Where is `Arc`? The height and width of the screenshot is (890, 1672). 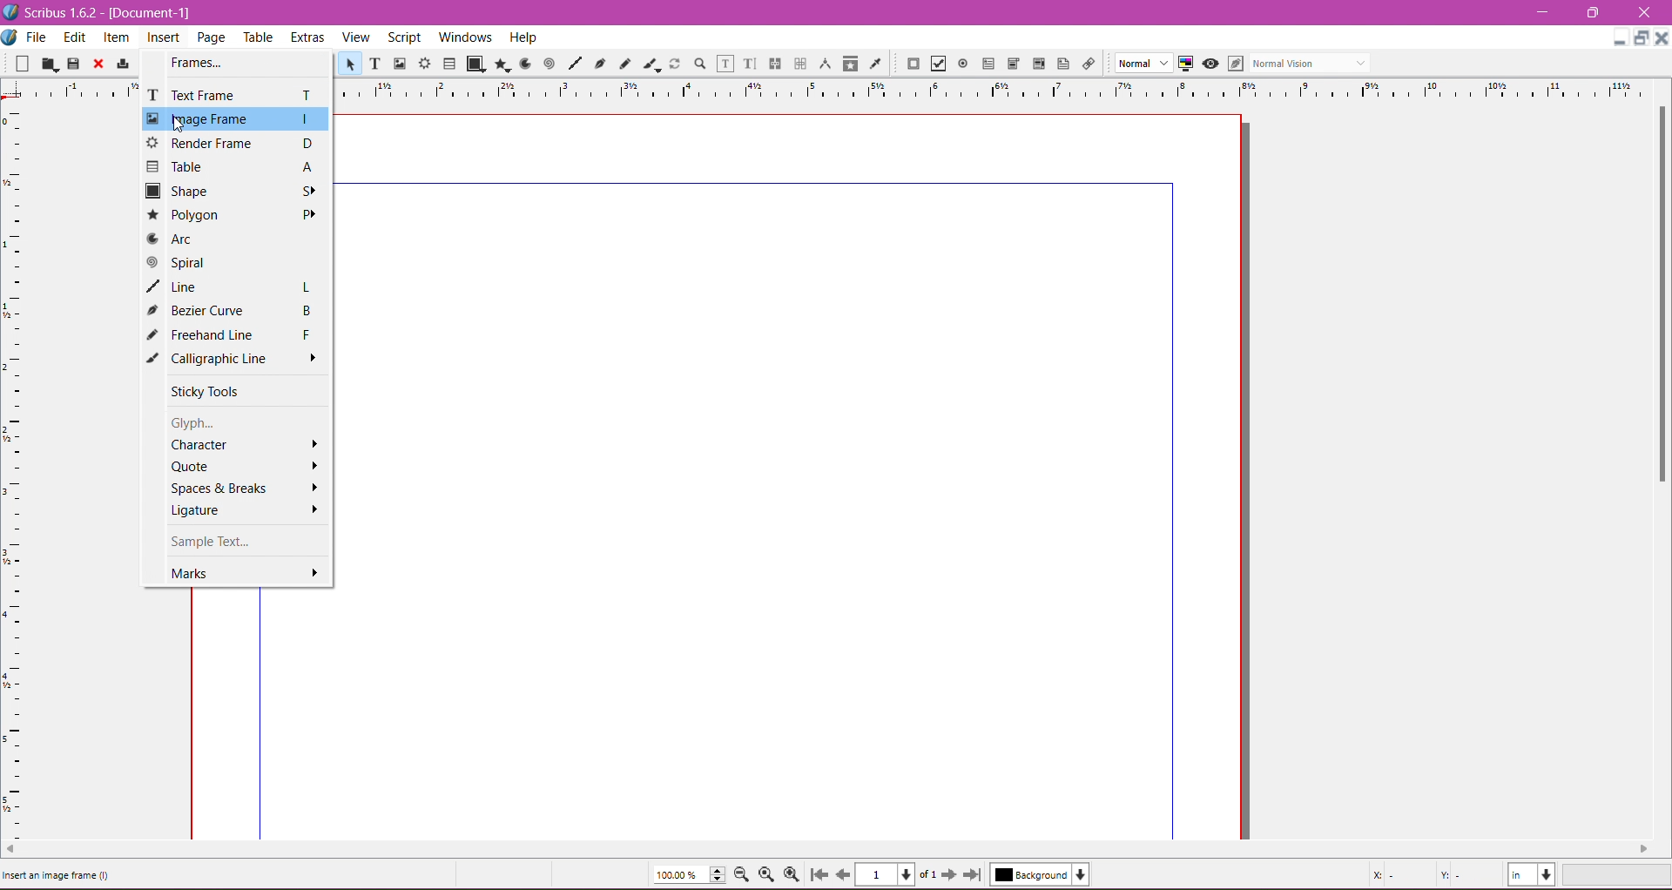 Arc is located at coordinates (523, 64).